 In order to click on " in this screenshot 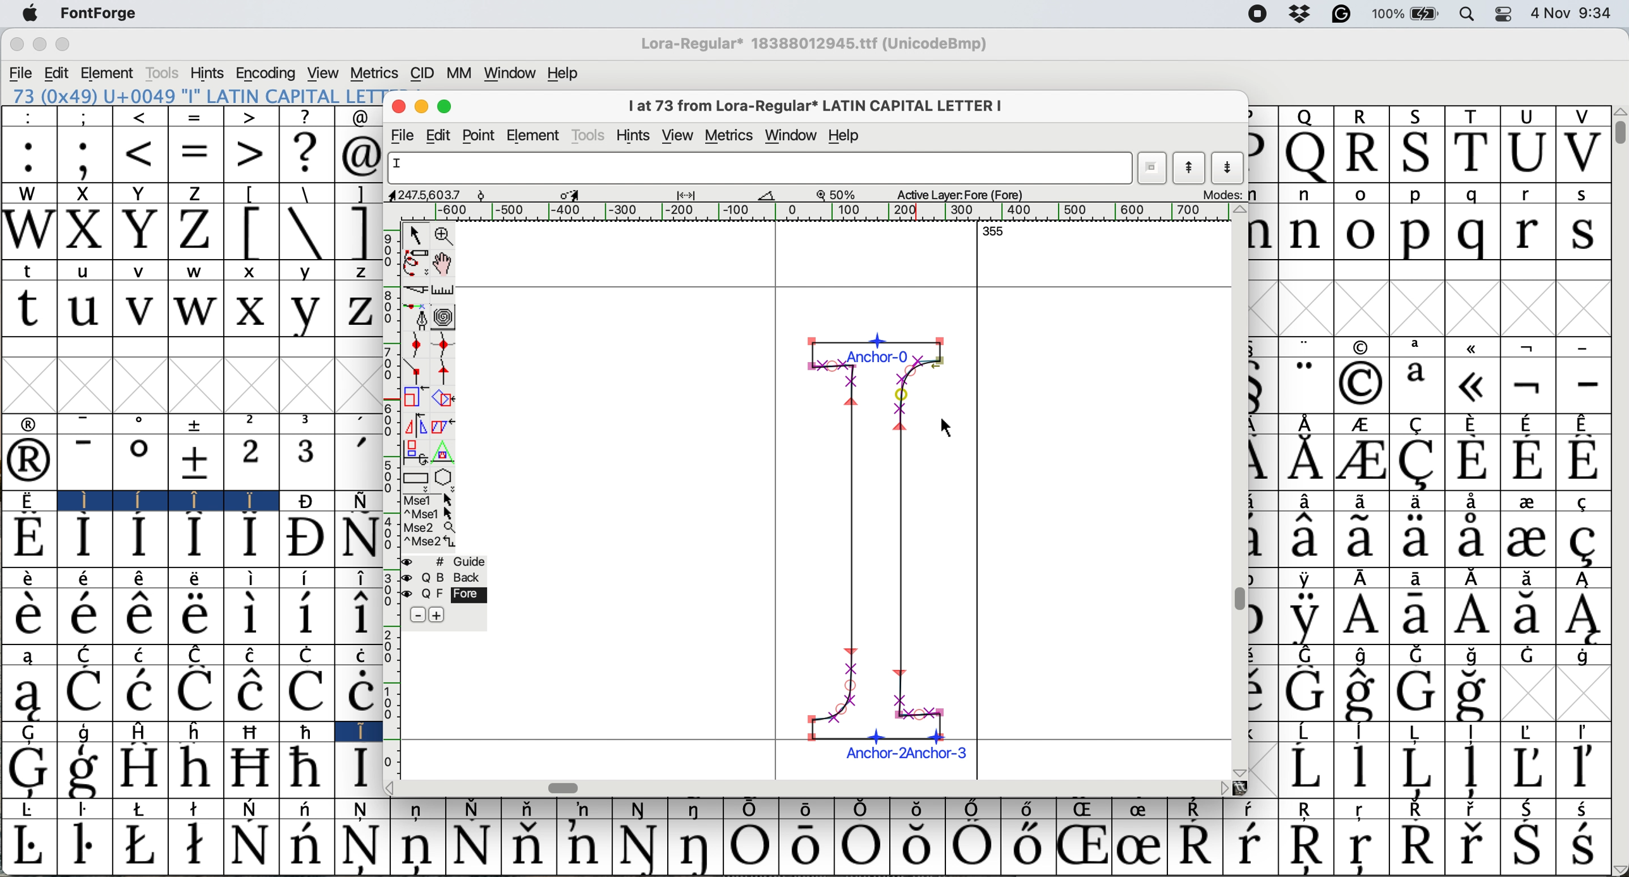, I will do `click(1308, 346)`.